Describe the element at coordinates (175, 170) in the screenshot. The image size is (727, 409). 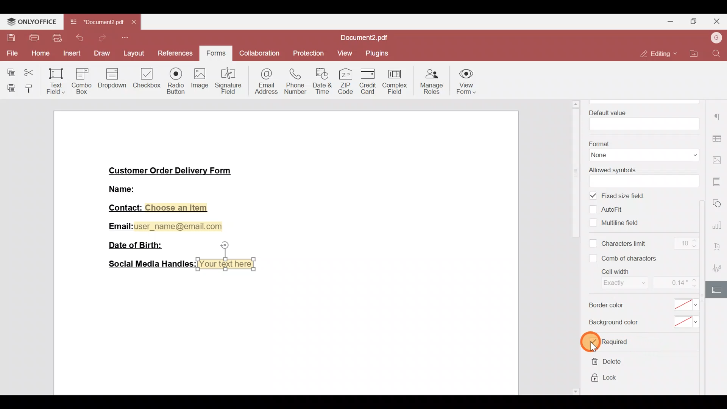
I see `Customer Order Delivery Form` at that location.